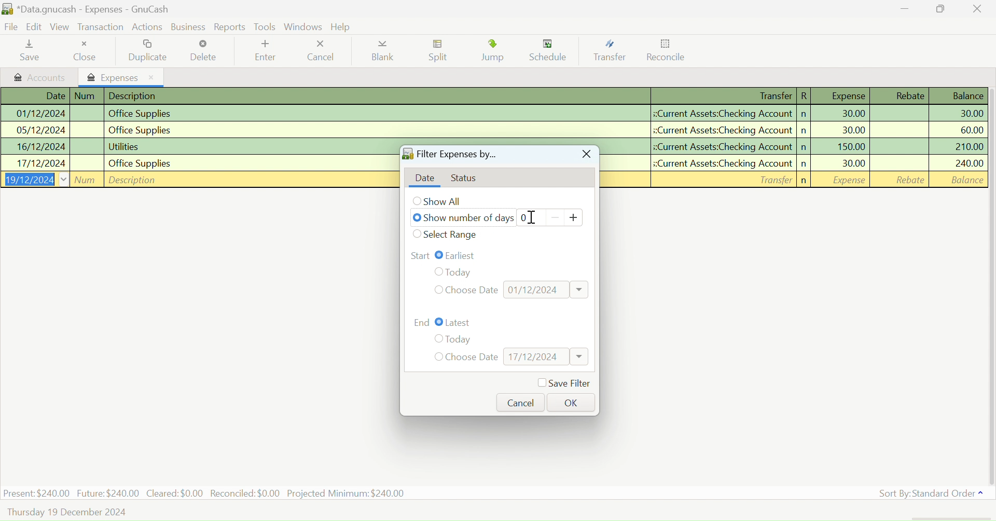  What do you see at coordinates (383, 53) in the screenshot?
I see `Blank` at bounding box center [383, 53].